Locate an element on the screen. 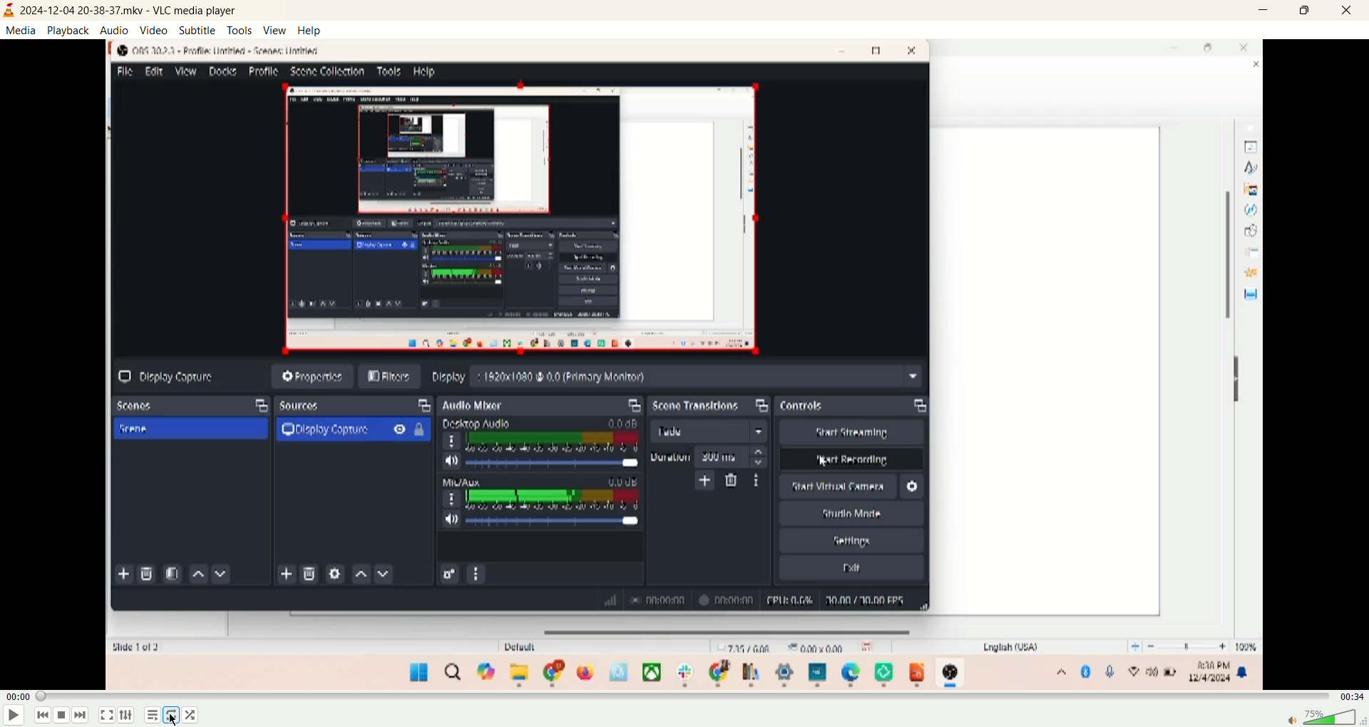 Image resolution: width=1369 pixels, height=727 pixels. tools is located at coordinates (239, 29).